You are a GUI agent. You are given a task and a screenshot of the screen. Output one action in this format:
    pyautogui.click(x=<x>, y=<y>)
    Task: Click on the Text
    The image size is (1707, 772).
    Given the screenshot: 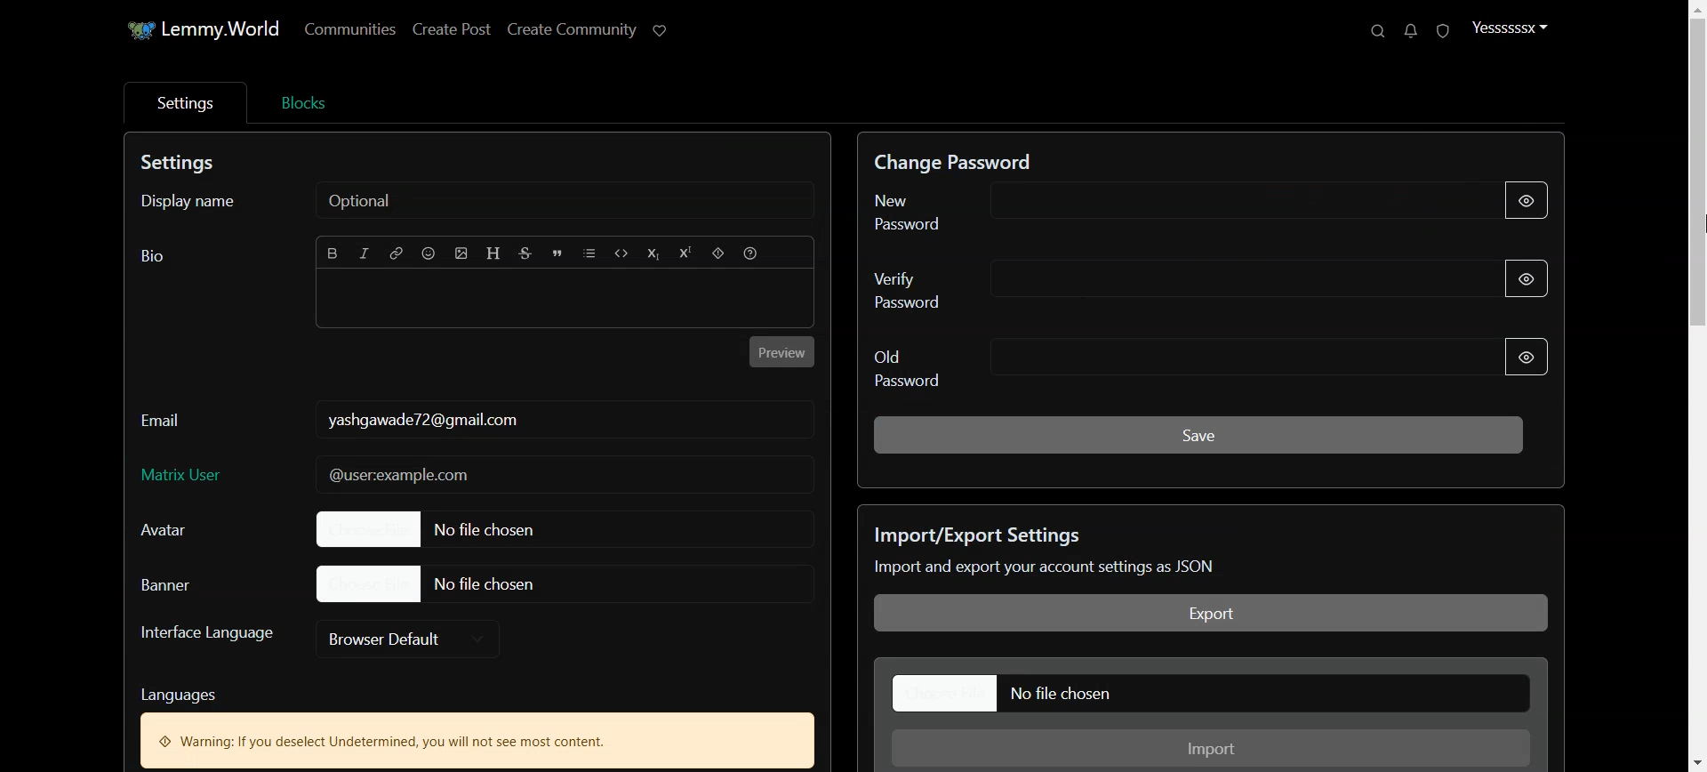 What is the action you would take?
    pyautogui.click(x=187, y=163)
    